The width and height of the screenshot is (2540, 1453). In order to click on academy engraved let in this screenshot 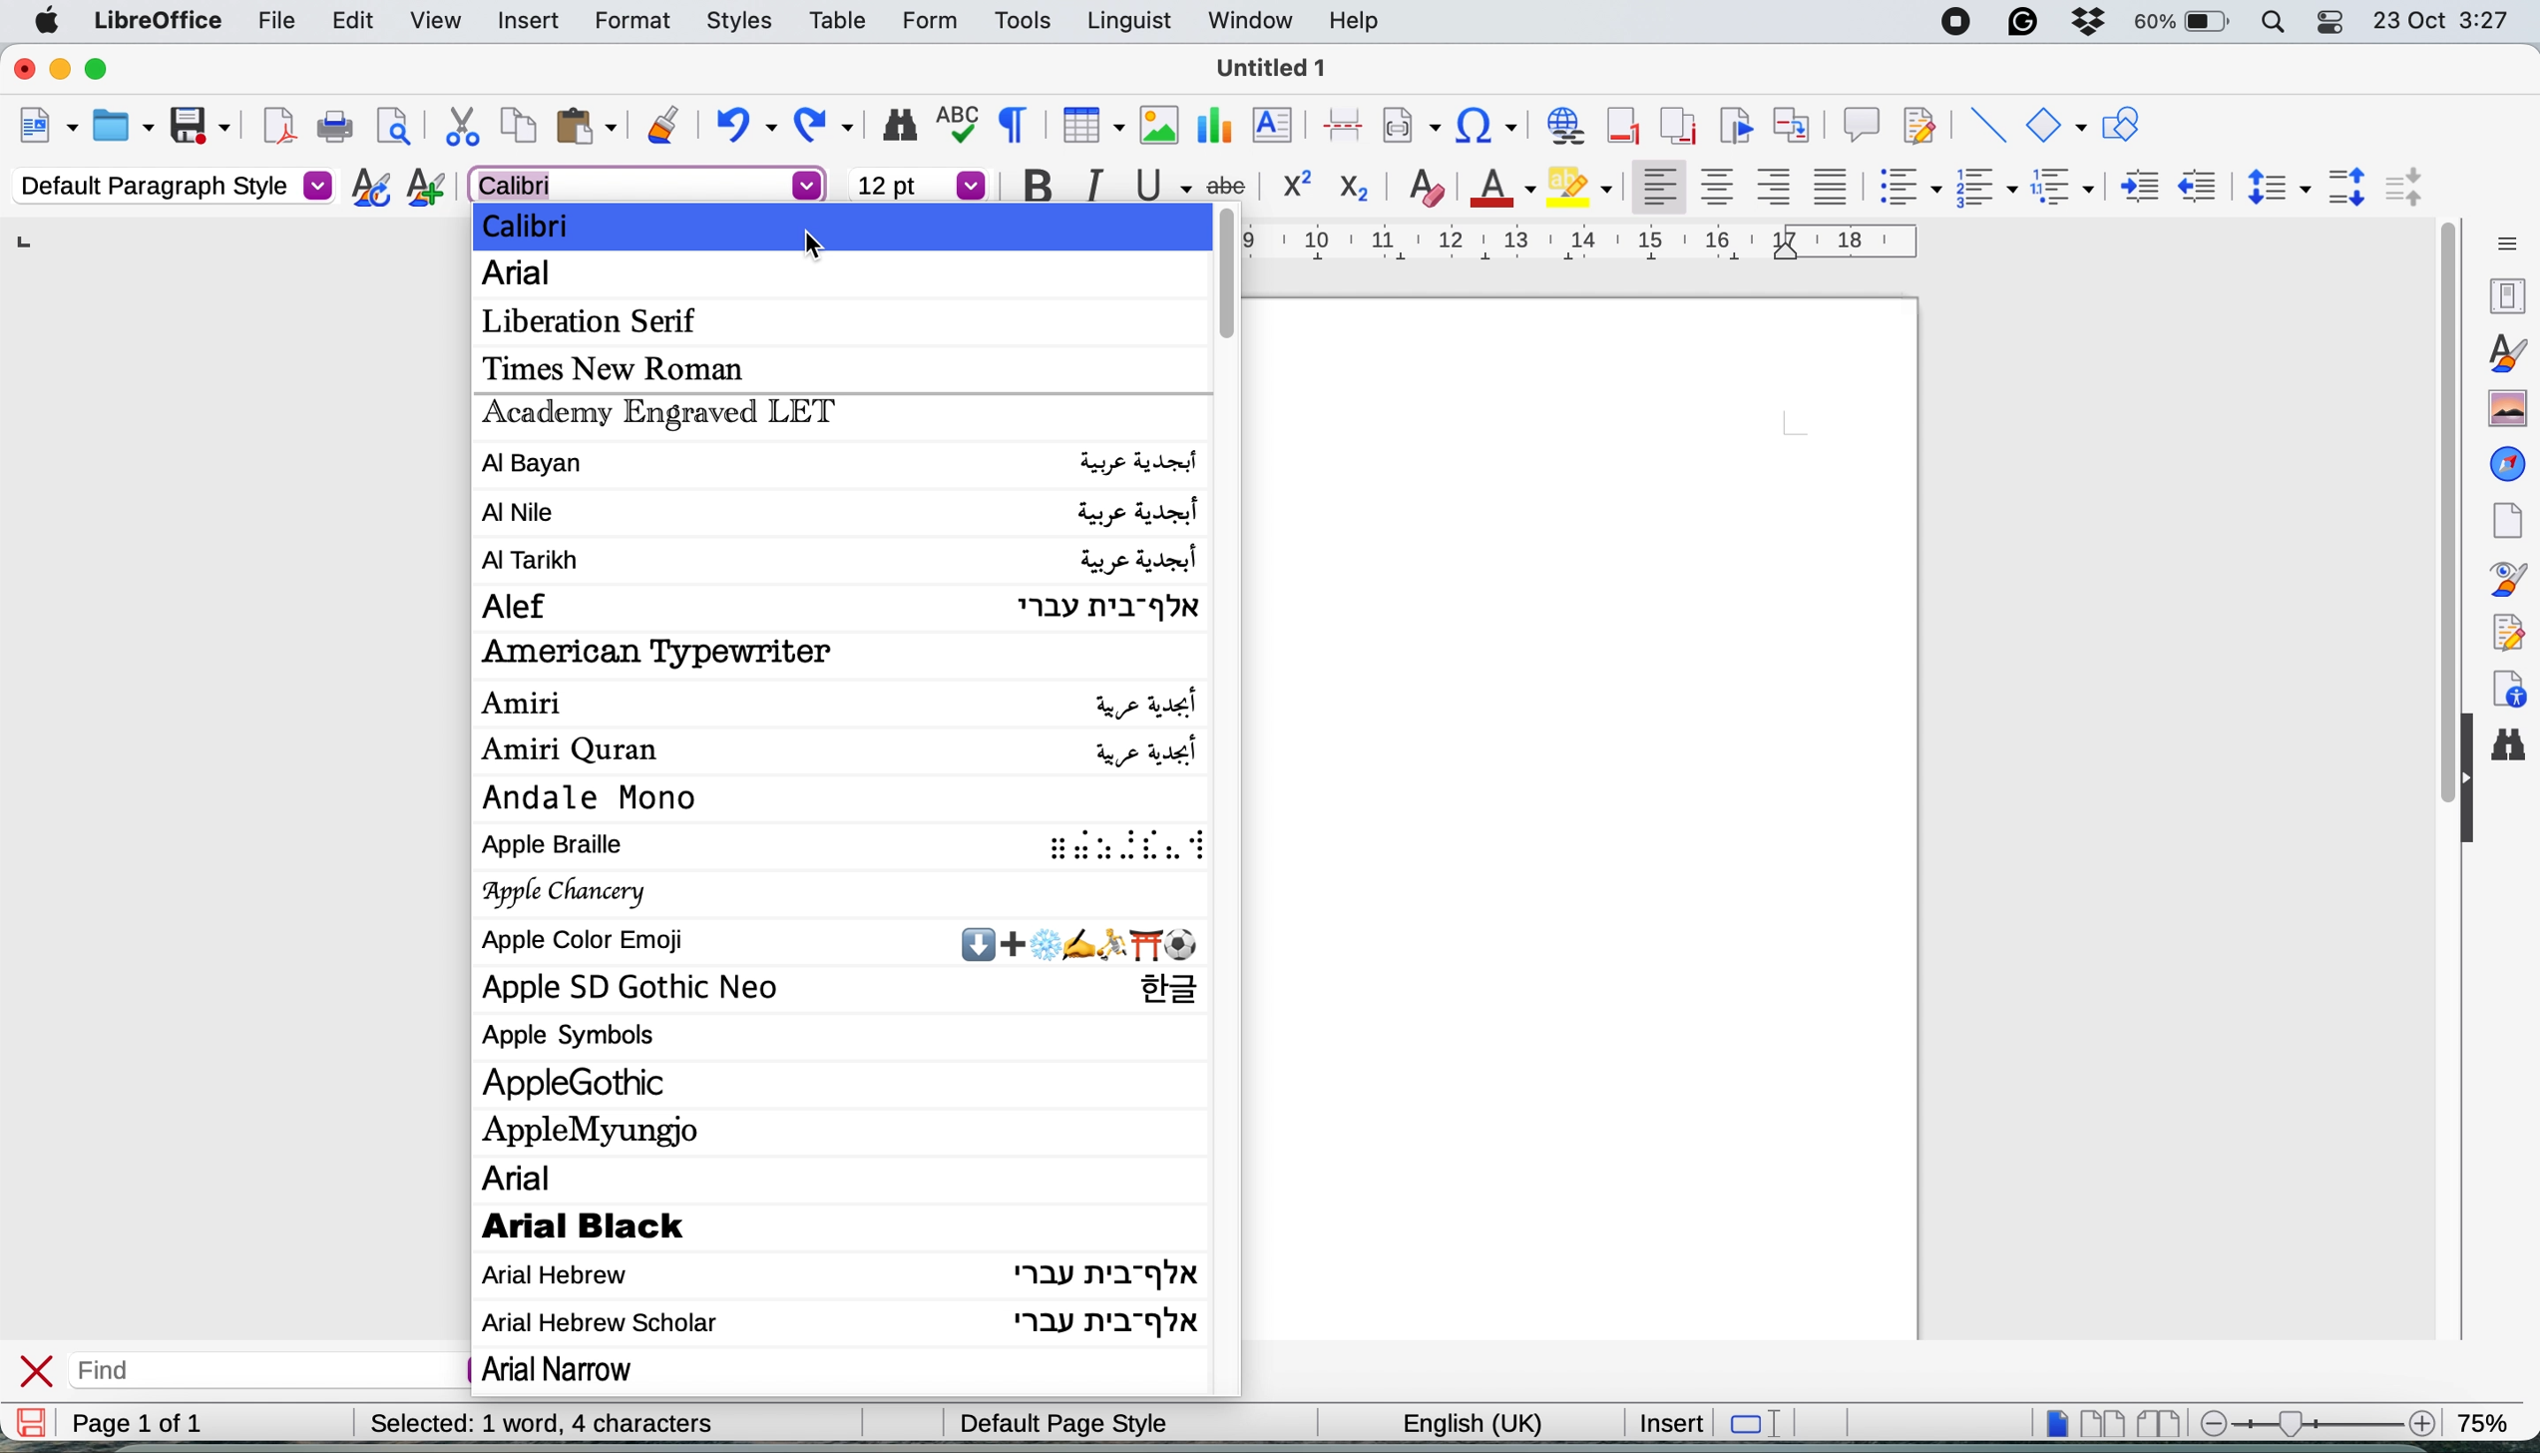, I will do `click(661, 416)`.